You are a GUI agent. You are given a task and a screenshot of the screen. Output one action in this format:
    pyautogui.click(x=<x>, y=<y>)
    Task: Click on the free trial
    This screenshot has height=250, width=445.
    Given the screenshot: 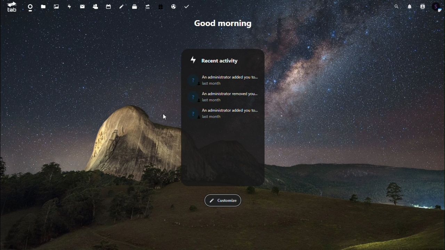 What is the action you would take?
    pyautogui.click(x=161, y=9)
    